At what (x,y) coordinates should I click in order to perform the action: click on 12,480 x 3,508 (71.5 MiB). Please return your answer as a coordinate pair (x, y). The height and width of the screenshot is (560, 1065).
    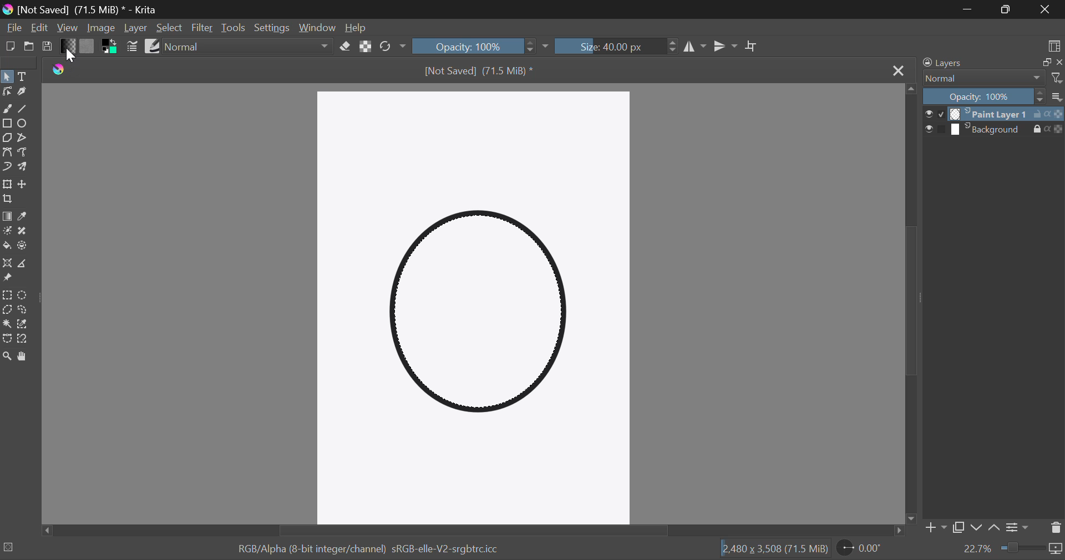
    Looking at the image, I should click on (774, 549).